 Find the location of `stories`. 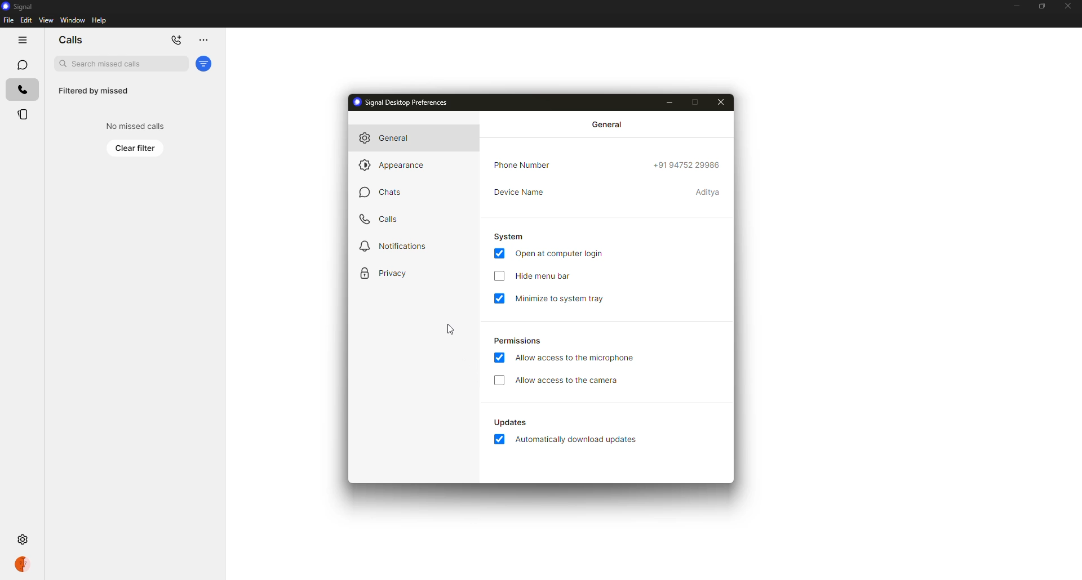

stories is located at coordinates (23, 115).